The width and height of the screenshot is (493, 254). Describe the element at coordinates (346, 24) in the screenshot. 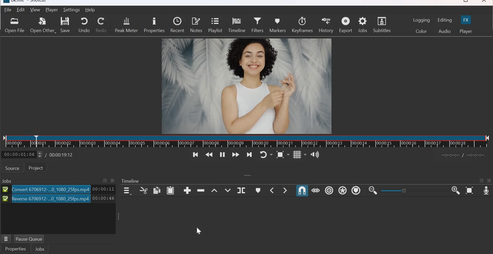

I see `Export` at that location.